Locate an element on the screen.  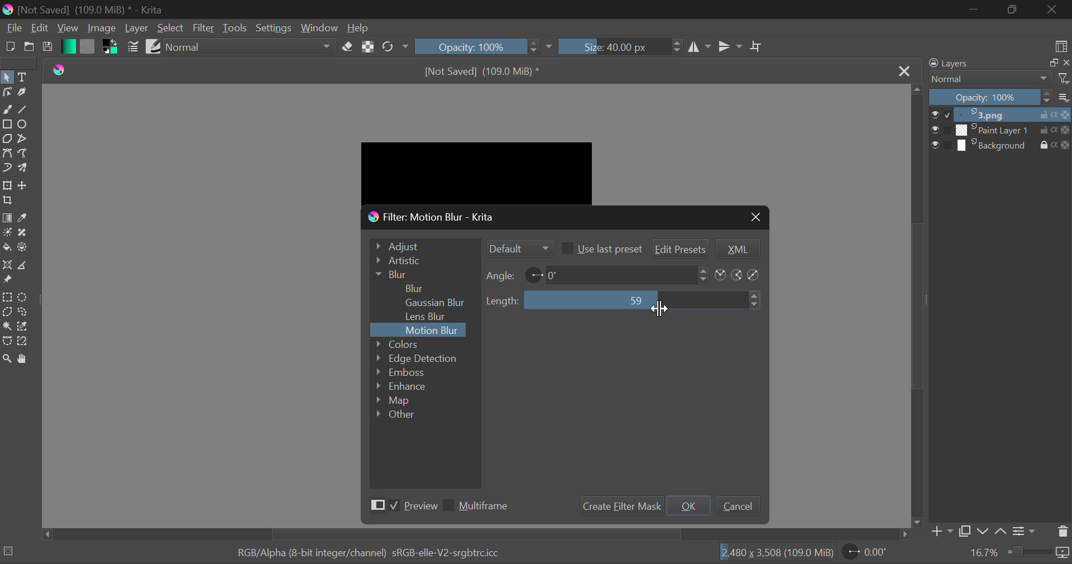
Eraser is located at coordinates (348, 46).